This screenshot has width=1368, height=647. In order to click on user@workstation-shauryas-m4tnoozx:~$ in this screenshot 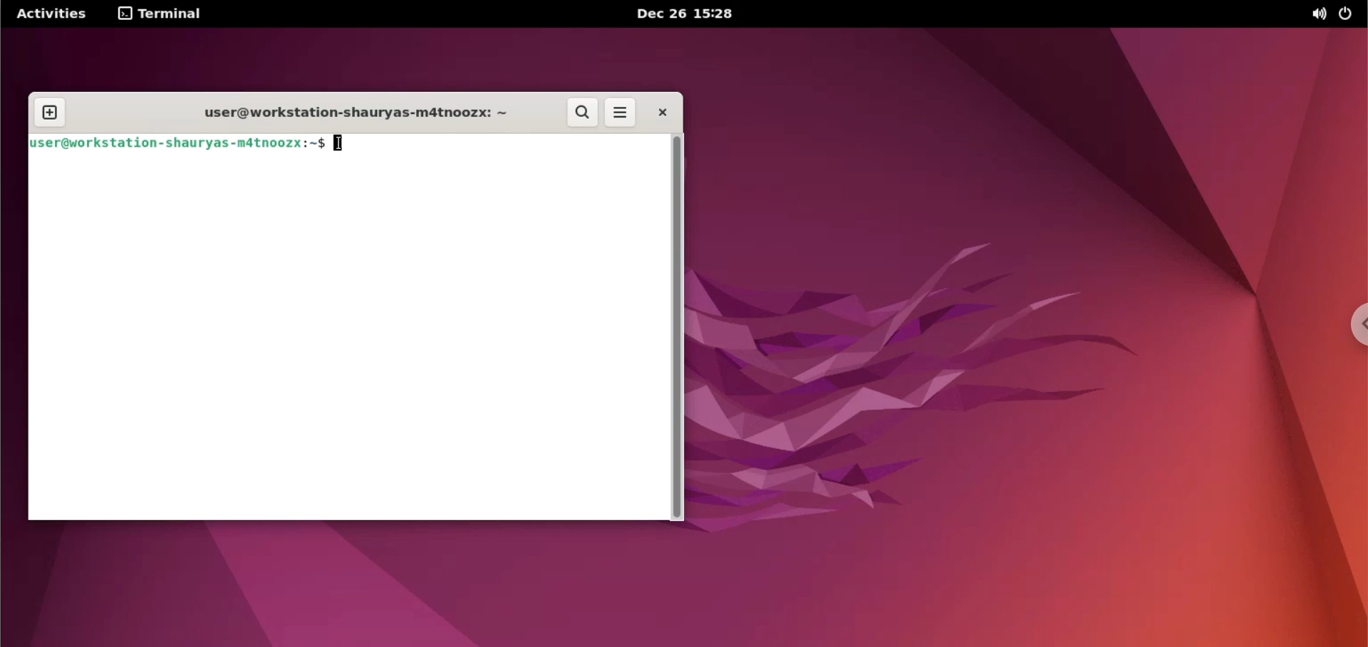, I will do `click(176, 143)`.